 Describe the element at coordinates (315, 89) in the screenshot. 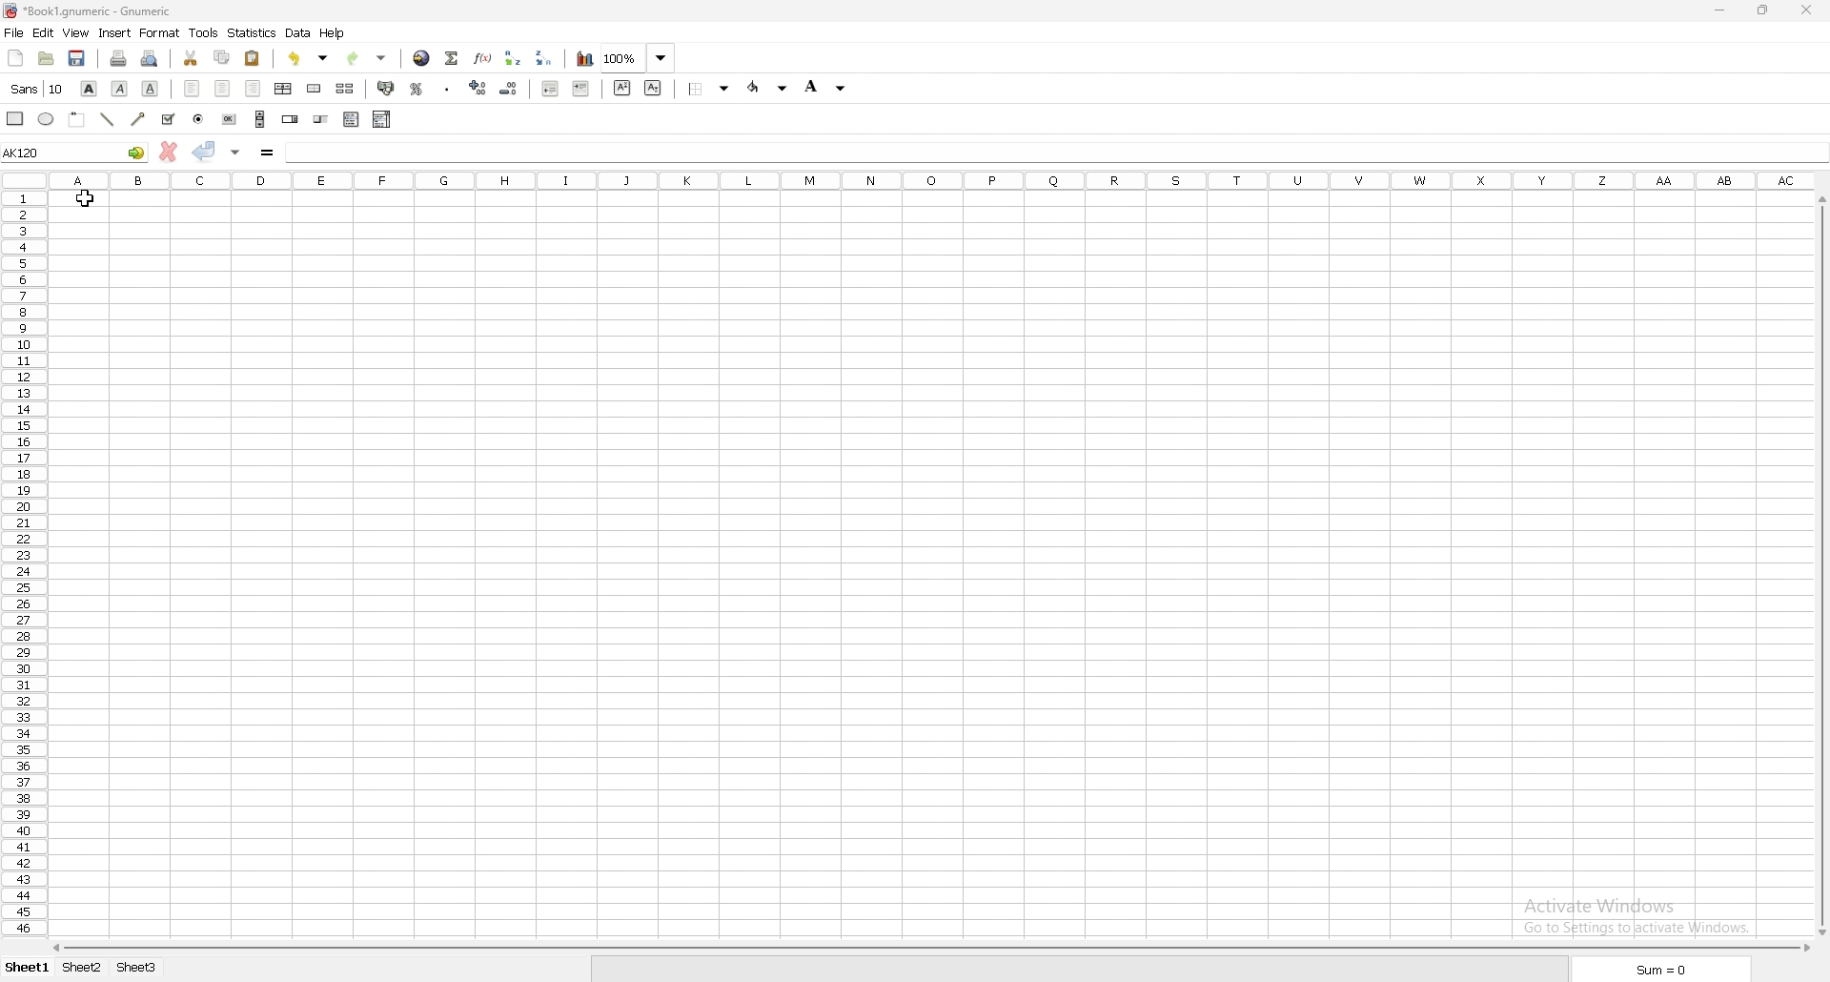

I see `merge cells` at that location.